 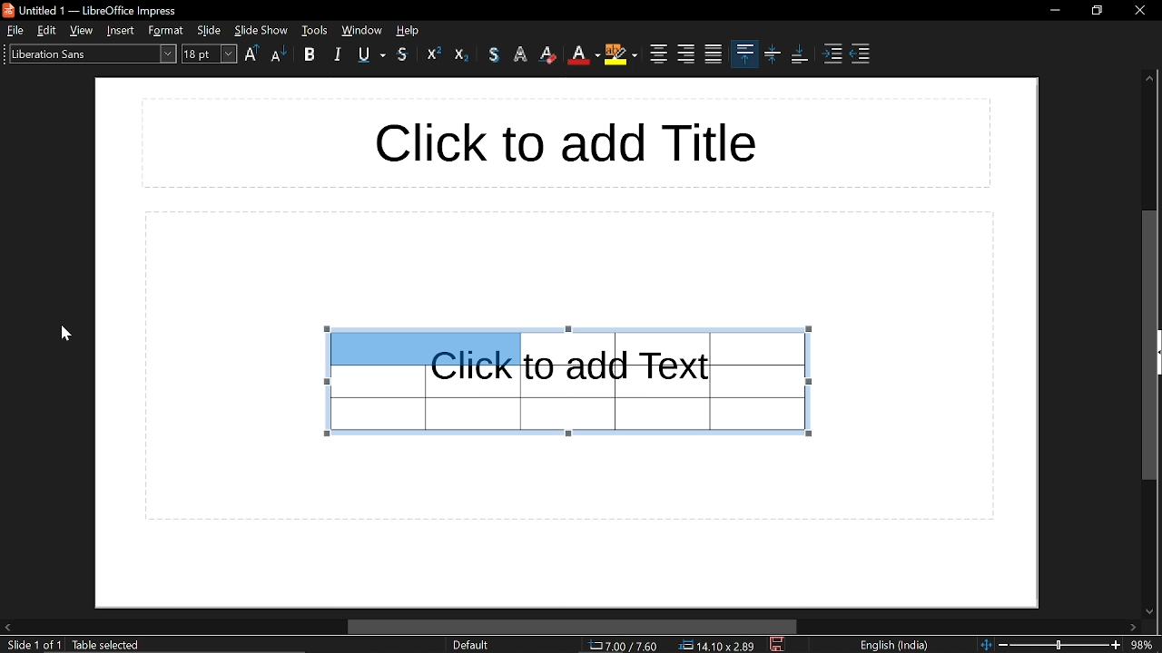 What do you see at coordinates (620, 56) in the screenshot?
I see `highlight` at bounding box center [620, 56].